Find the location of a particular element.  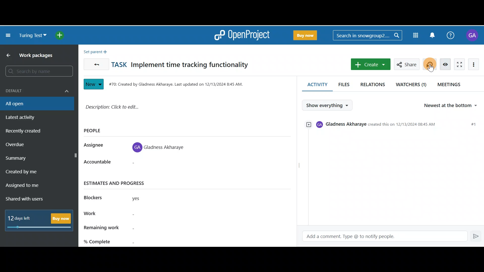

12 days left - Buy Now is located at coordinates (41, 219).